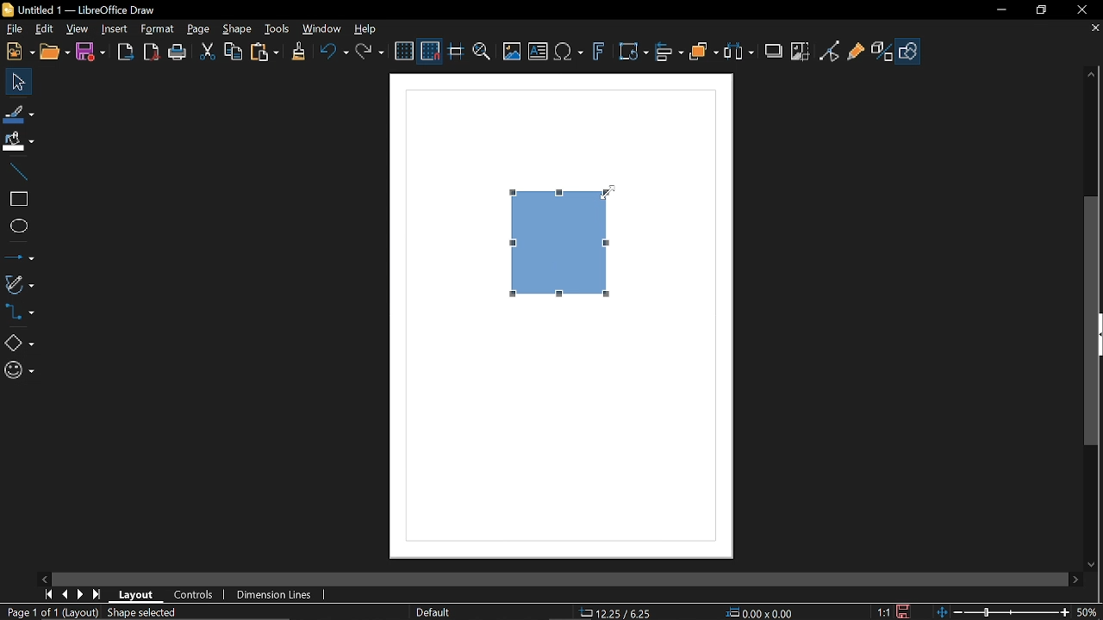 The width and height of the screenshot is (1103, 620). Describe the element at coordinates (19, 284) in the screenshot. I see `Curves and polygons` at that location.